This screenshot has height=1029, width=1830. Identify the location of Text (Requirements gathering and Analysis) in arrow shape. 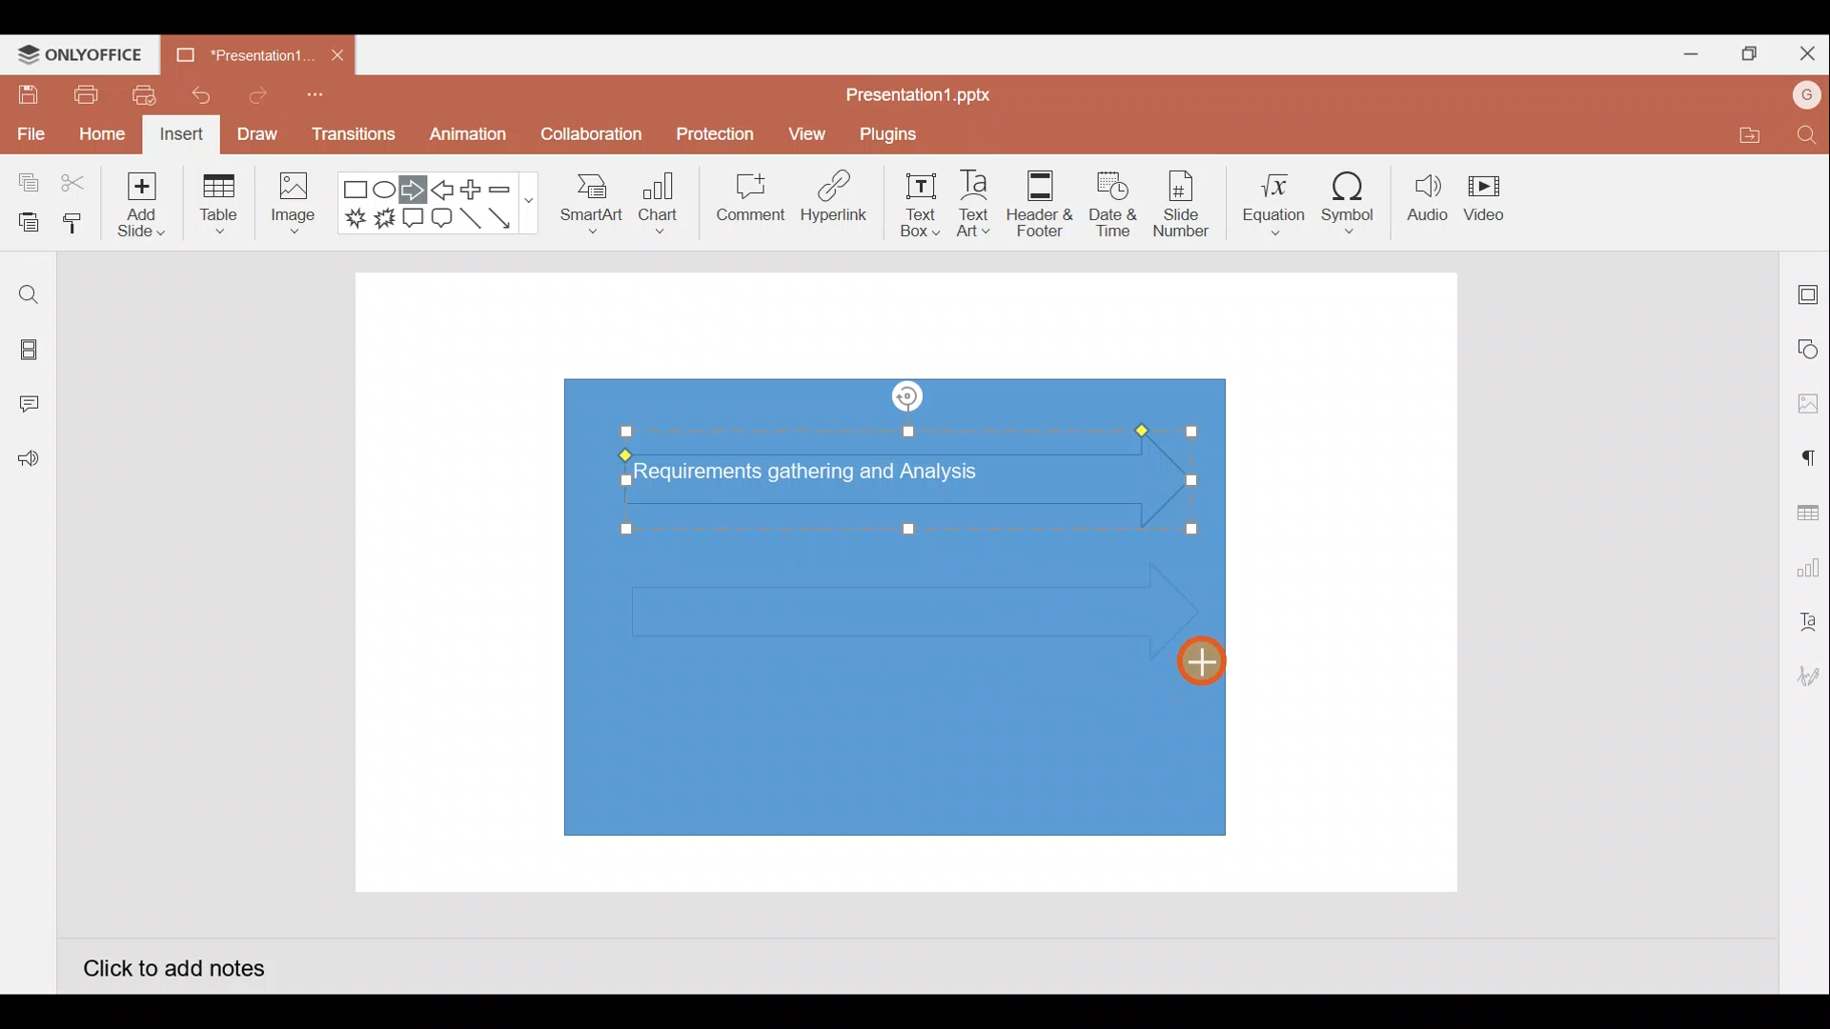
(823, 474).